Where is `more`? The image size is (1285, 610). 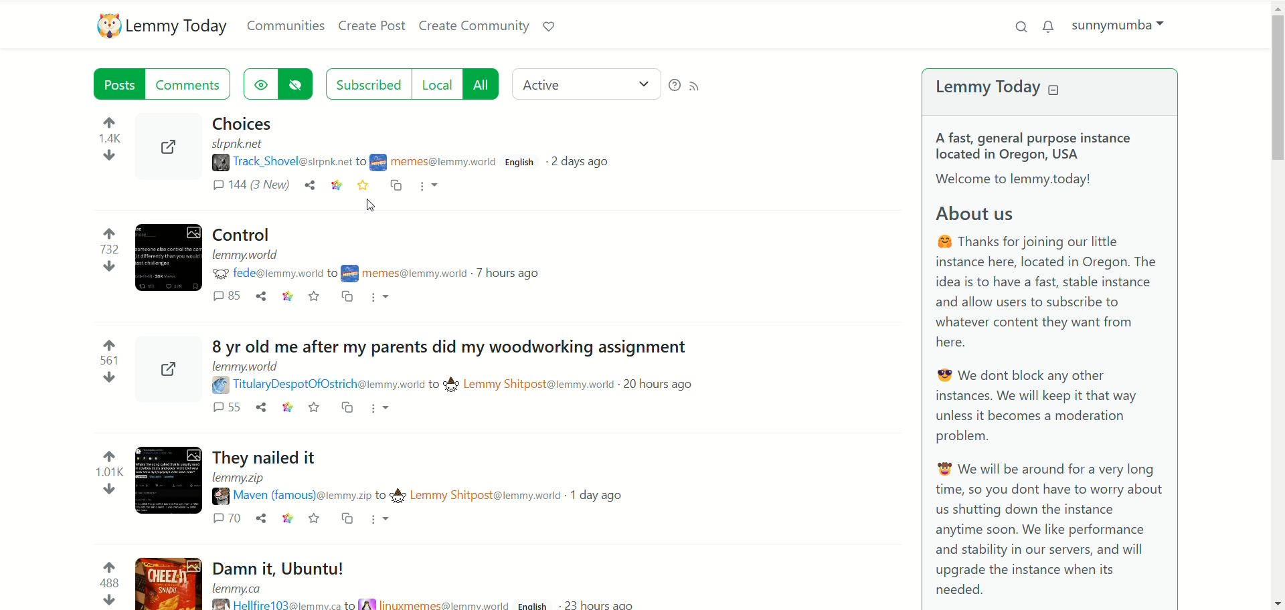
more is located at coordinates (432, 187).